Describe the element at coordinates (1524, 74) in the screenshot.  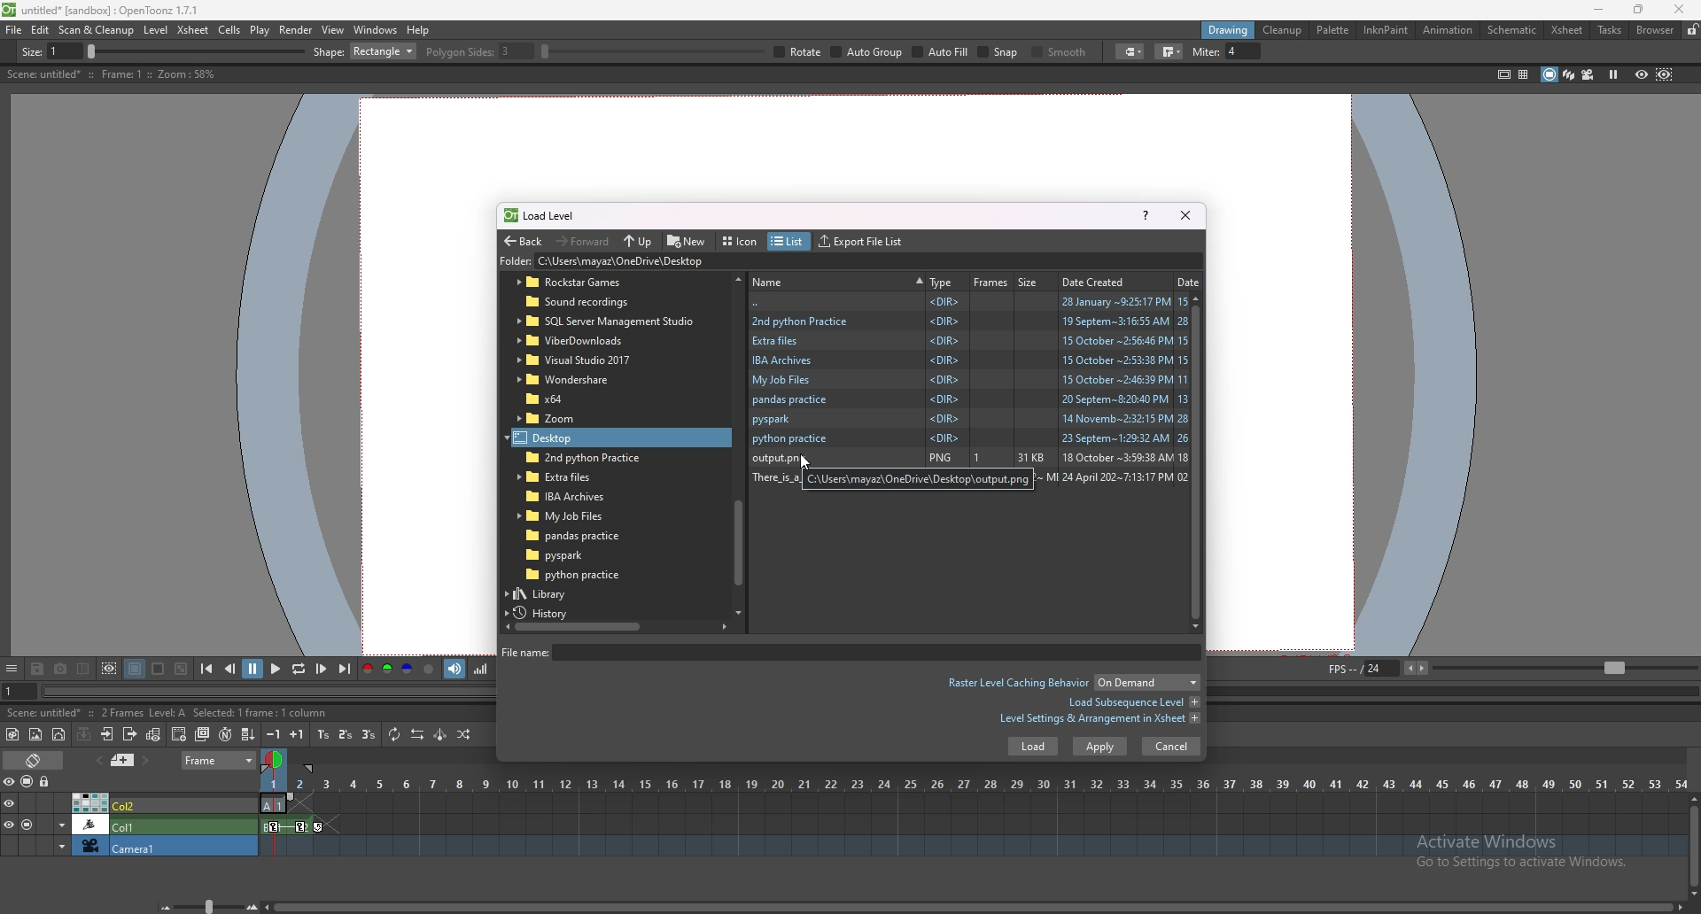
I see `field guide` at that location.